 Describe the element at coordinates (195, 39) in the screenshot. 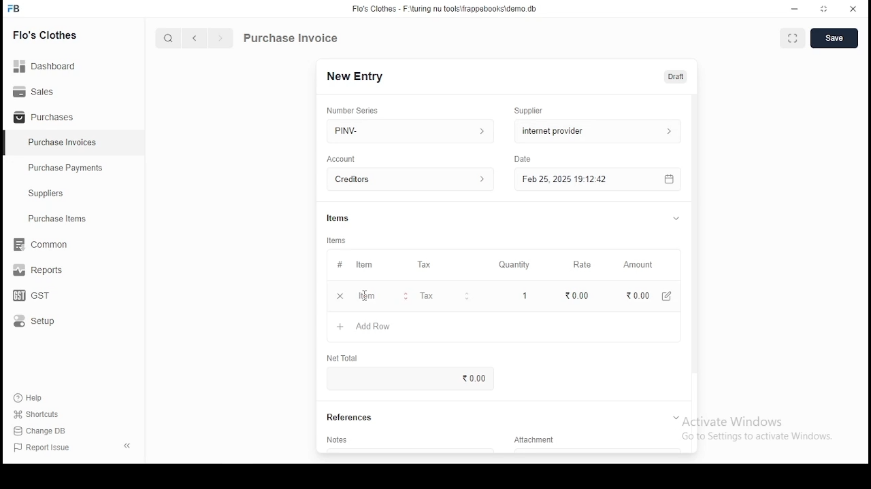

I see `previous` at that location.